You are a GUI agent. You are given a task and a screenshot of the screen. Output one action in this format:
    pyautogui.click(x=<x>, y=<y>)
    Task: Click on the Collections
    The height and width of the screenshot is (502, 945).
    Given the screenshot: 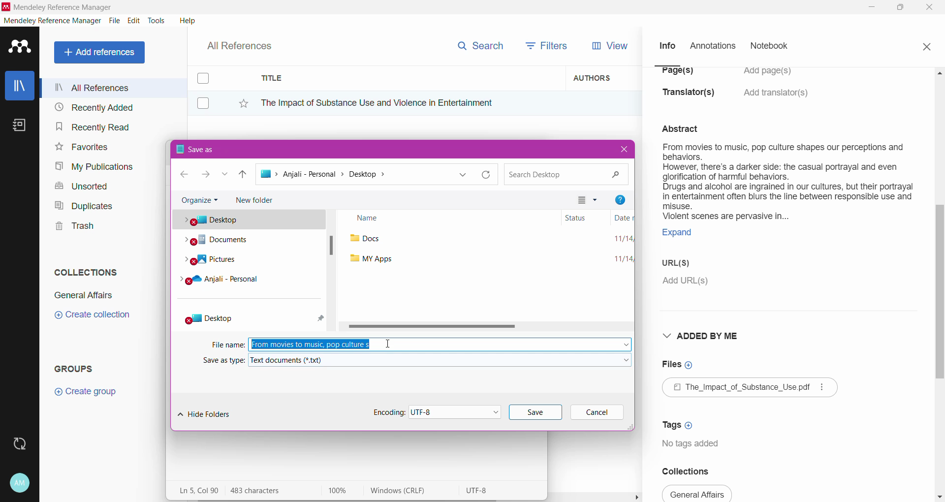 What is the action you would take?
    pyautogui.click(x=693, y=471)
    